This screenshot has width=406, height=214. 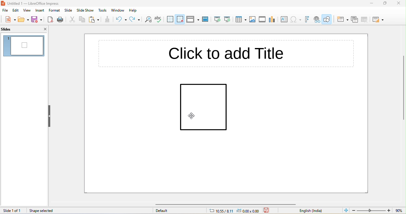 I want to click on horizontal scroll, so click(x=220, y=204).